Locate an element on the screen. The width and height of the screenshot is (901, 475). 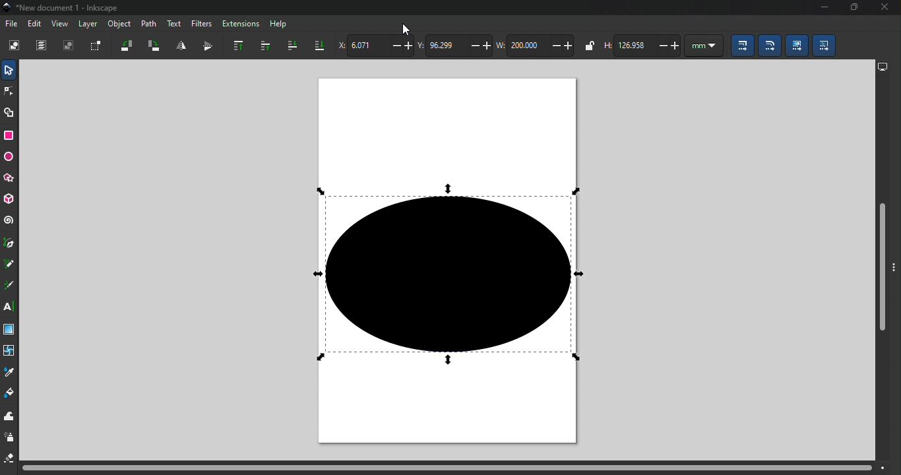
File is located at coordinates (11, 24).